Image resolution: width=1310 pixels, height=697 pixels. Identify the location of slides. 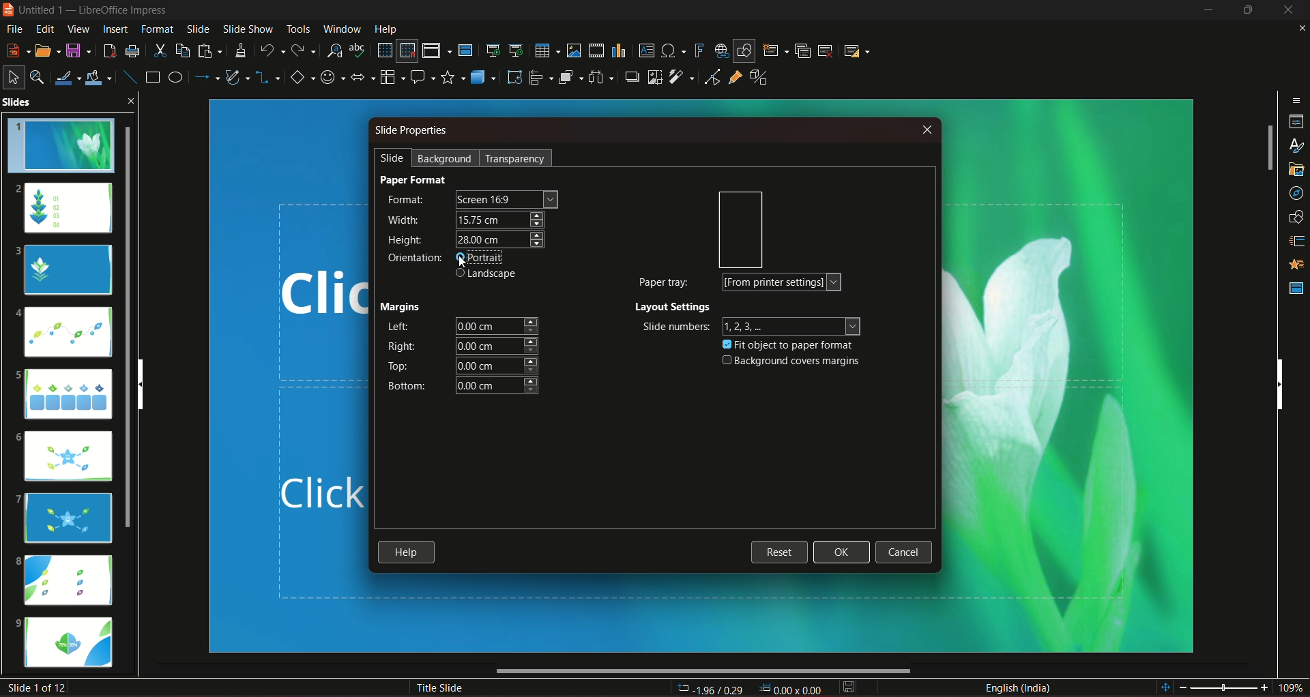
(56, 103).